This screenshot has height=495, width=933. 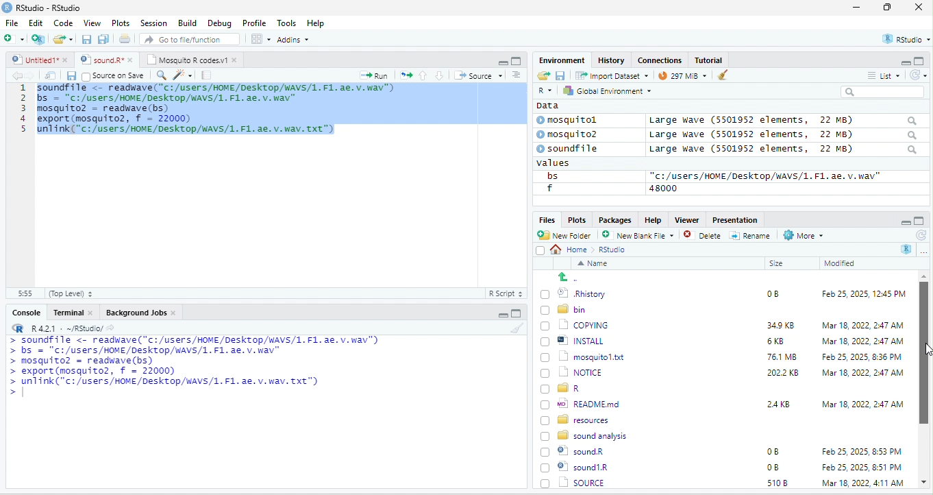 I want to click on Tools, so click(x=287, y=23).